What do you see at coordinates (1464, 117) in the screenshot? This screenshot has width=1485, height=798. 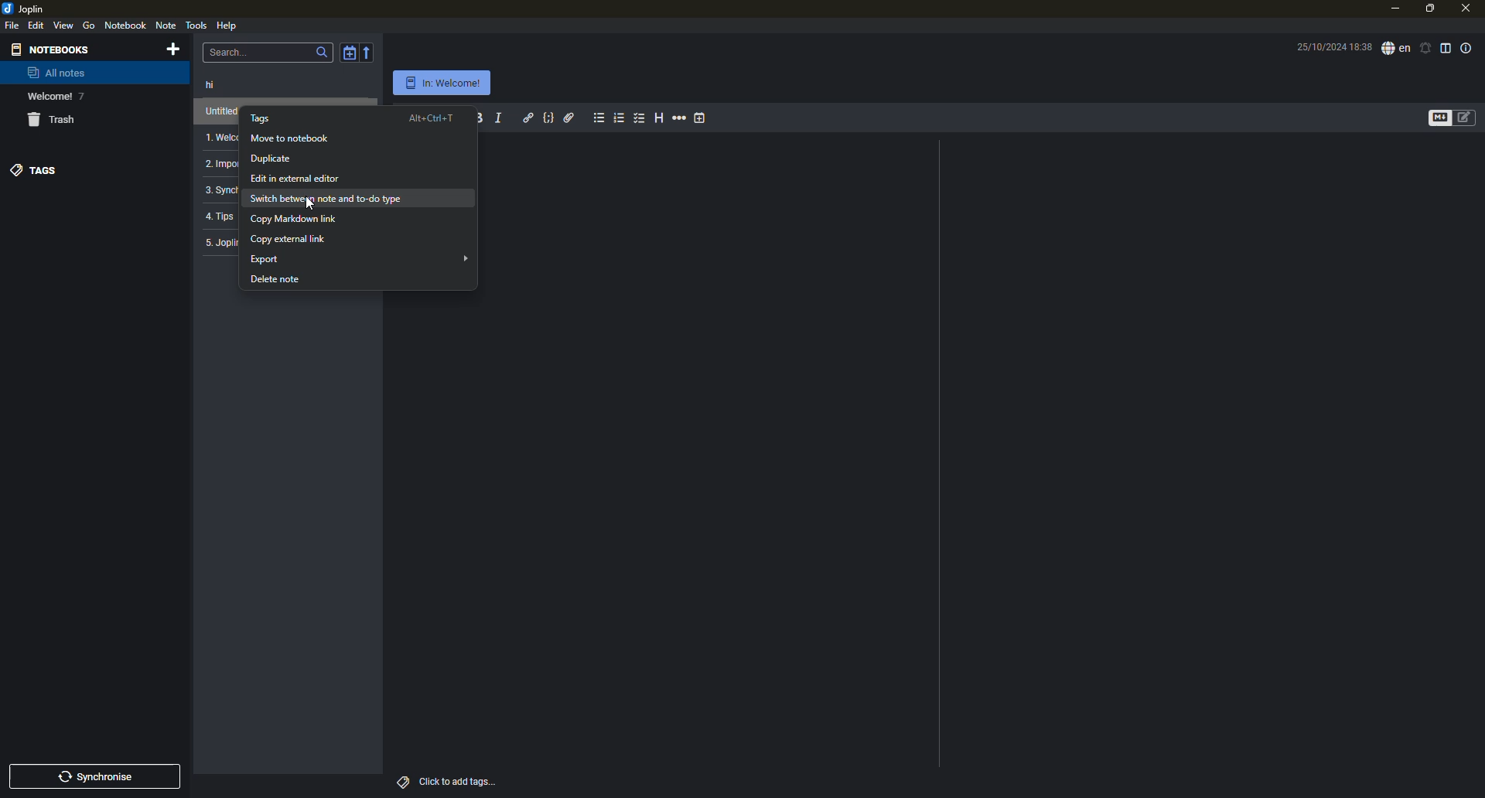 I see `toggle editors` at bounding box center [1464, 117].